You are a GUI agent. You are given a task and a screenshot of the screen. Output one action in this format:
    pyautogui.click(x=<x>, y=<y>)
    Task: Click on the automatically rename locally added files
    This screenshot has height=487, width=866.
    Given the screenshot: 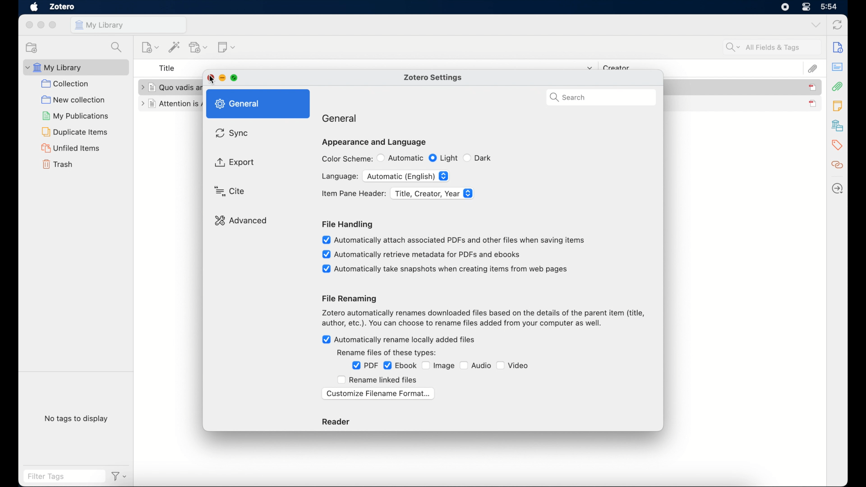 What is the action you would take?
    pyautogui.click(x=399, y=339)
    